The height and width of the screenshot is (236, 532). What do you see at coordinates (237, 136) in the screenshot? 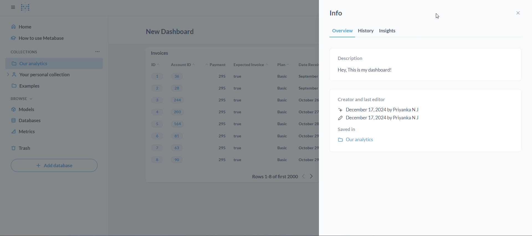
I see `true` at bounding box center [237, 136].